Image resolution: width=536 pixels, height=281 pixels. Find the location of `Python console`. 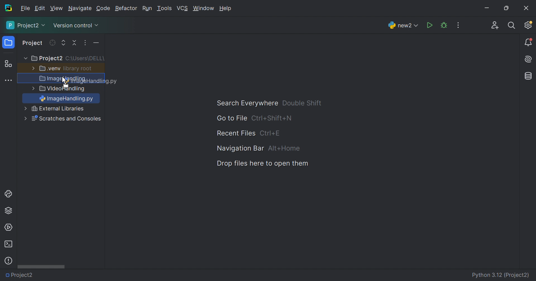

Python console is located at coordinates (9, 194).